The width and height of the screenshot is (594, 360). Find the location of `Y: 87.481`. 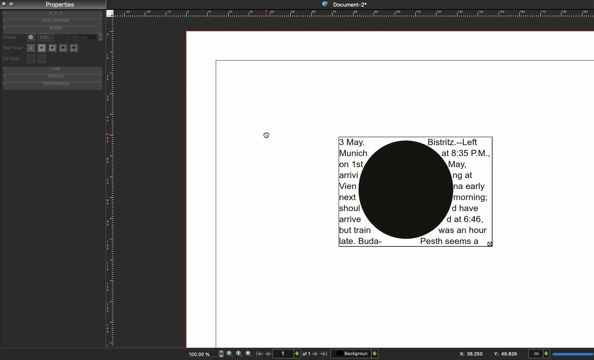

Y: 87.481 is located at coordinates (504, 354).